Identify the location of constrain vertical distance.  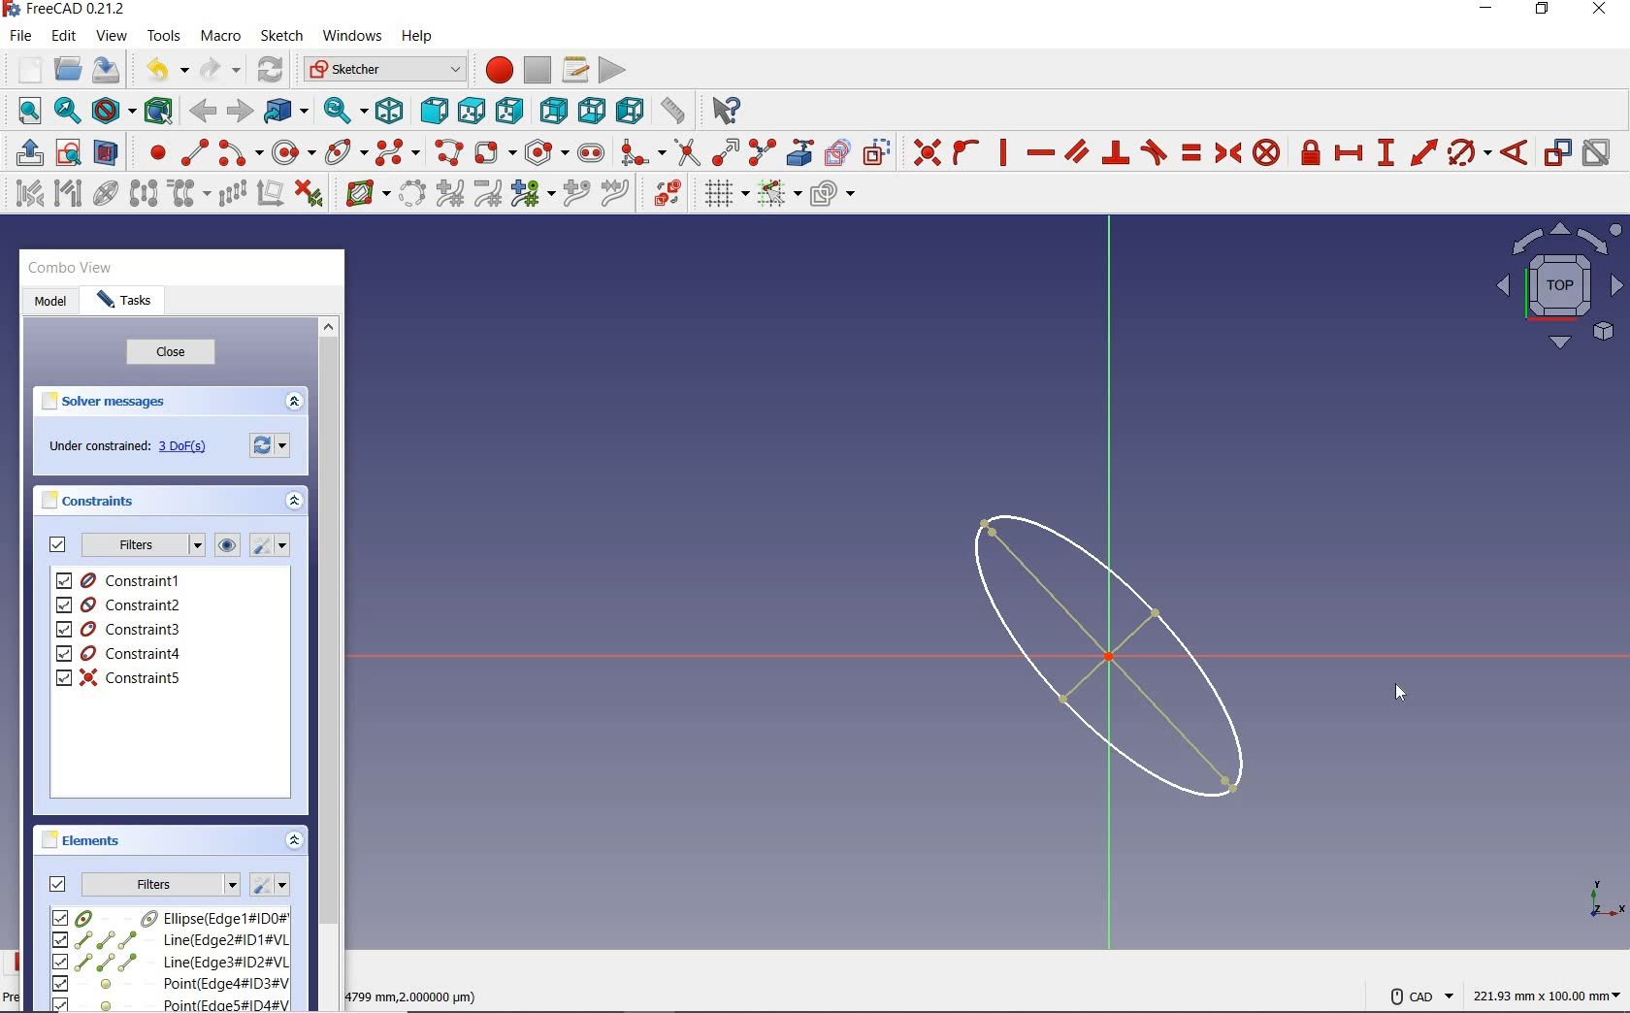
(1385, 152).